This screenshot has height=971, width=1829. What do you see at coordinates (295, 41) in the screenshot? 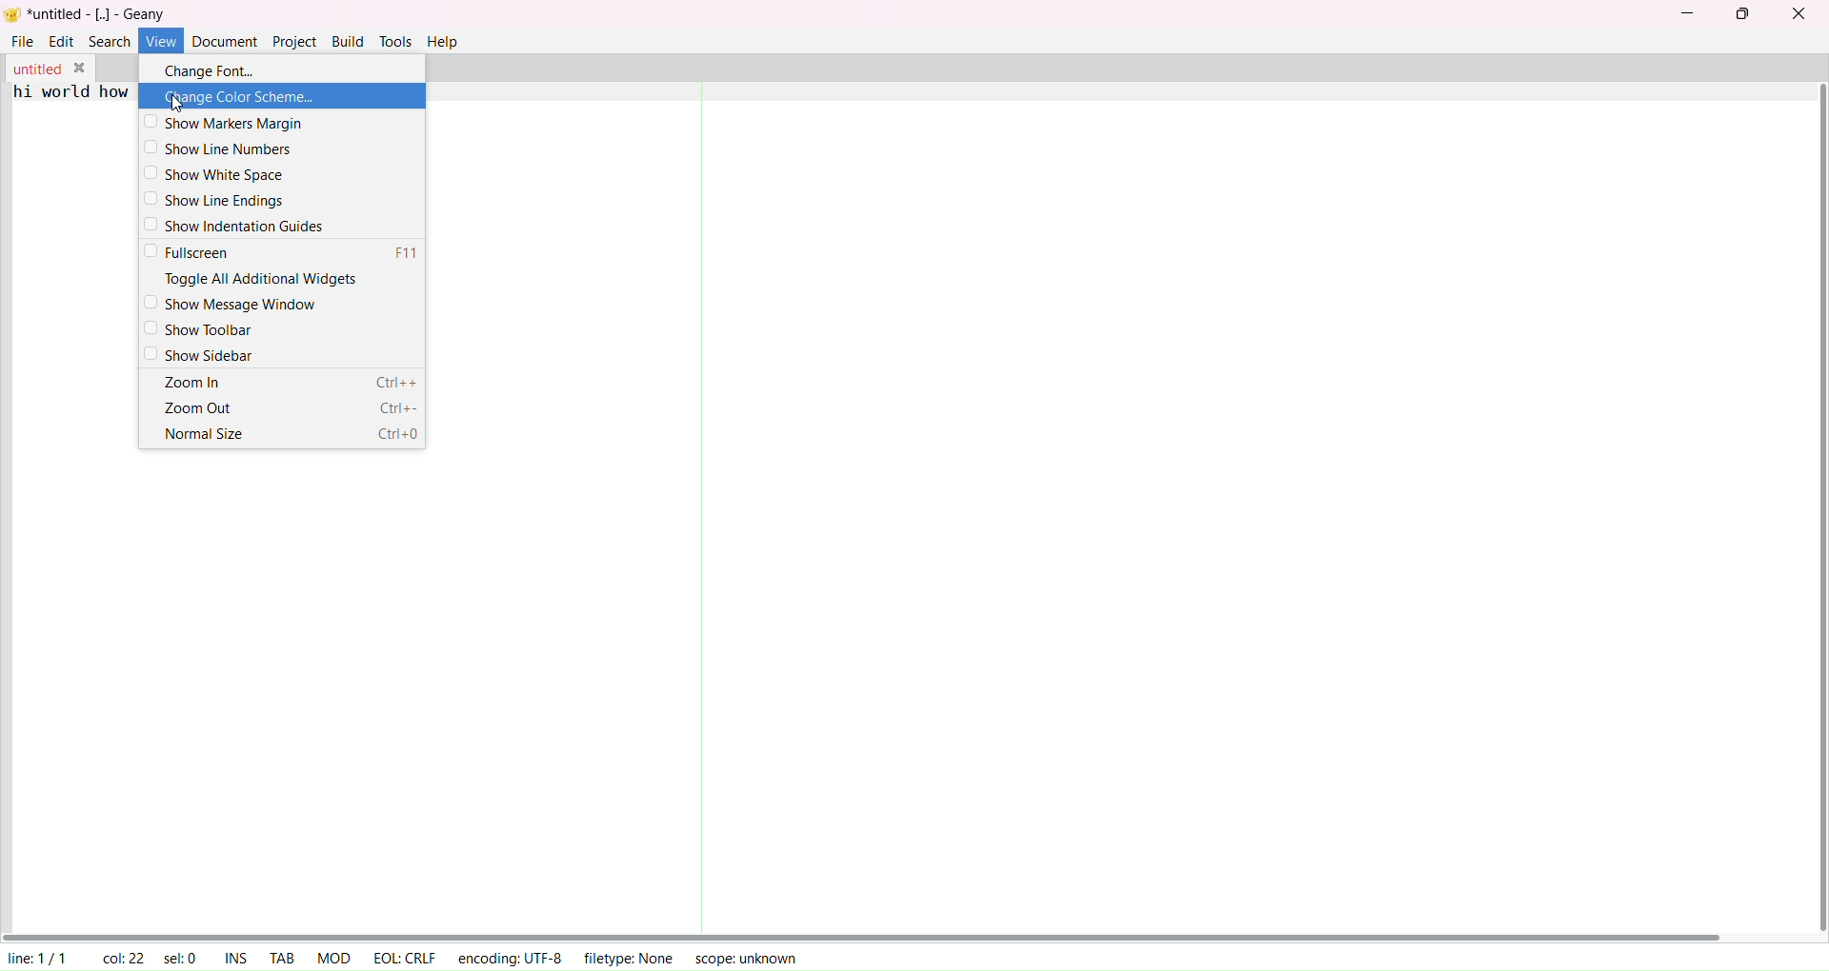
I see `project` at bounding box center [295, 41].